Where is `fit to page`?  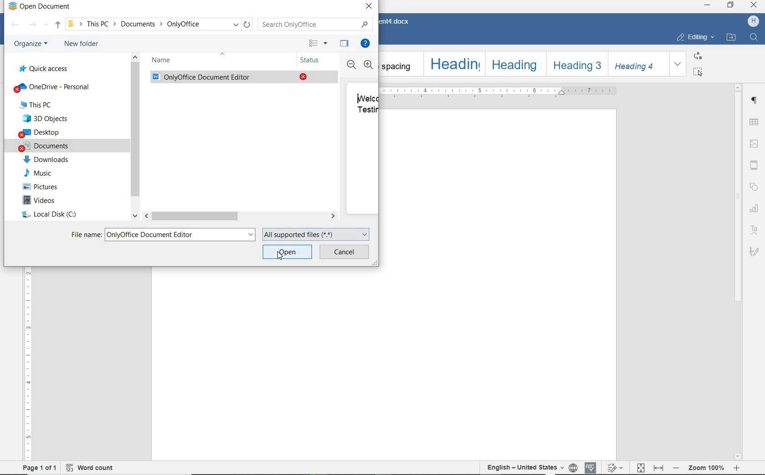
fit to page is located at coordinates (640, 468).